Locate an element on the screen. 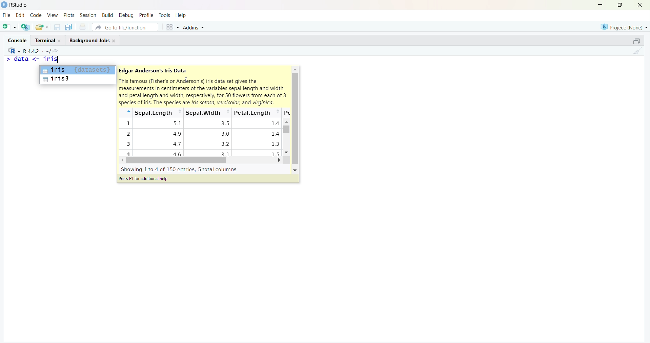 The height and width of the screenshot is (343, 650). Left is located at coordinates (123, 160).